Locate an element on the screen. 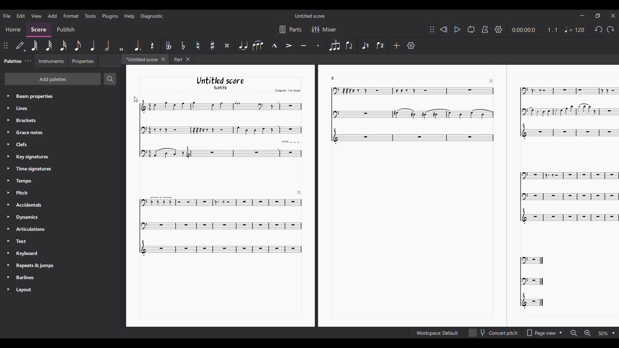 Image resolution: width=619 pixels, height=348 pixels. Plugins is located at coordinates (110, 16).